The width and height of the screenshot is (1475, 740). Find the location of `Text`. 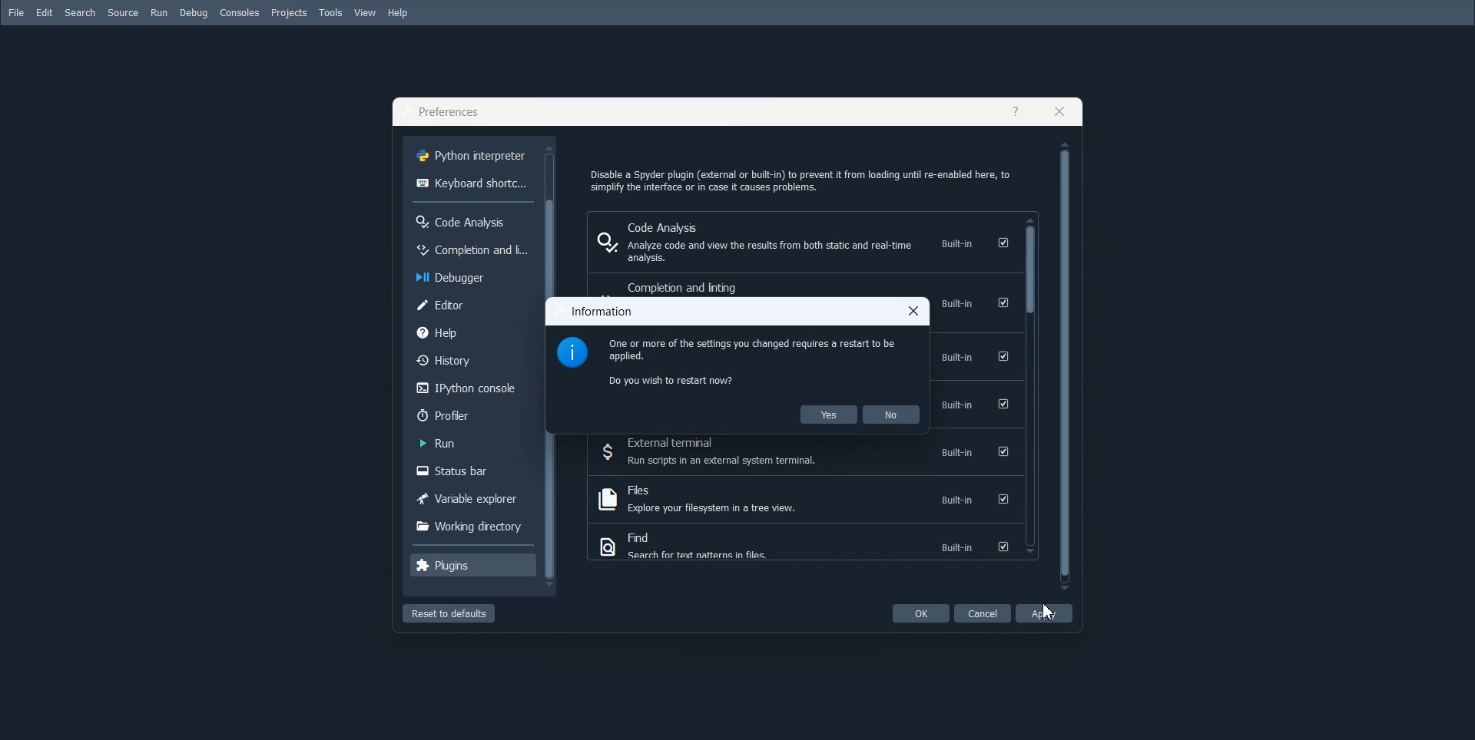

Text is located at coordinates (759, 358).